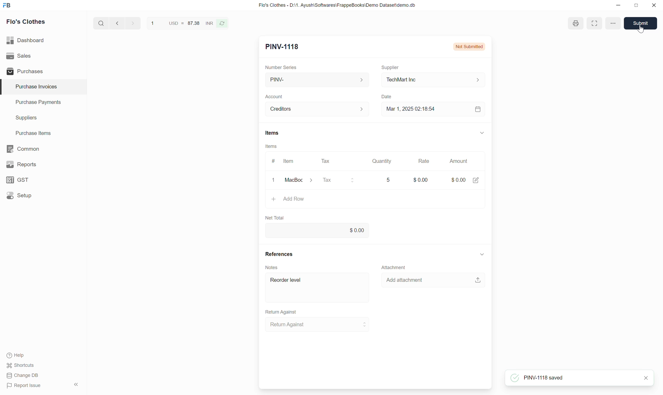  What do you see at coordinates (272, 268) in the screenshot?
I see `Notes` at bounding box center [272, 268].